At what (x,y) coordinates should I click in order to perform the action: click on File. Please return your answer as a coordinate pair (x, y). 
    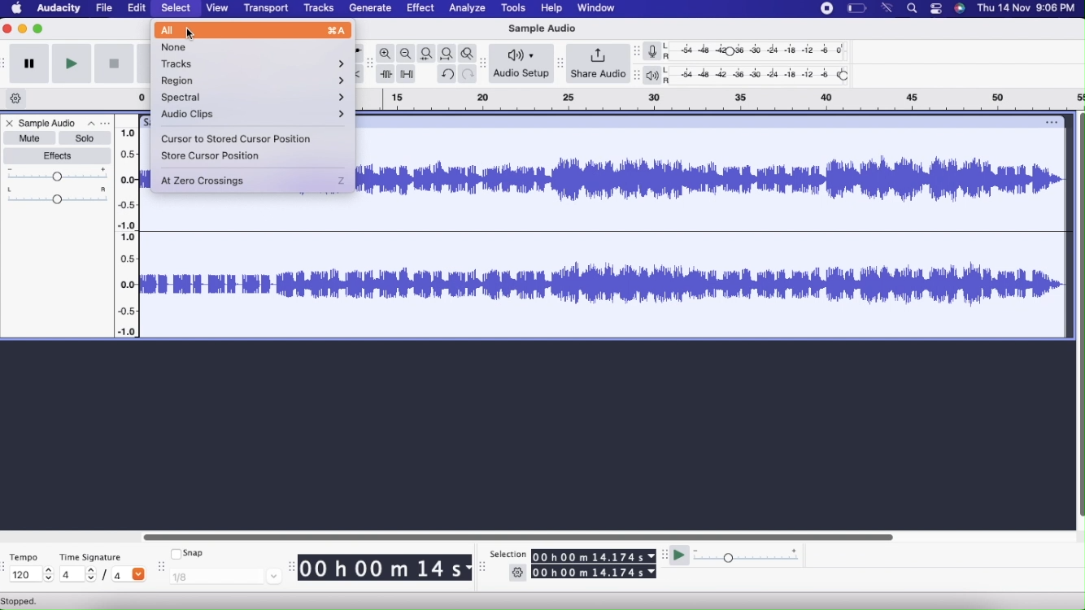
    Looking at the image, I should click on (104, 7).